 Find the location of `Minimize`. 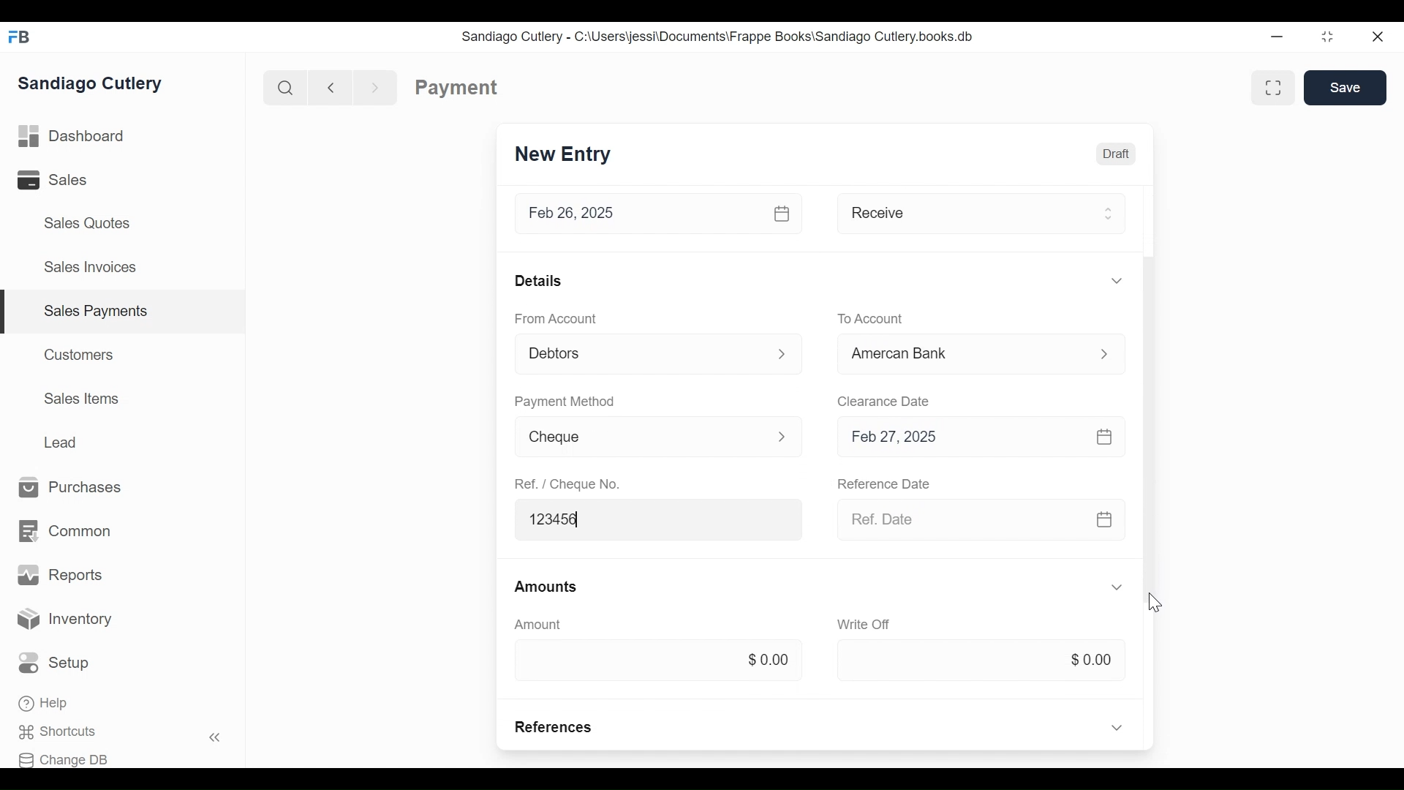

Minimize is located at coordinates (1277, 38).